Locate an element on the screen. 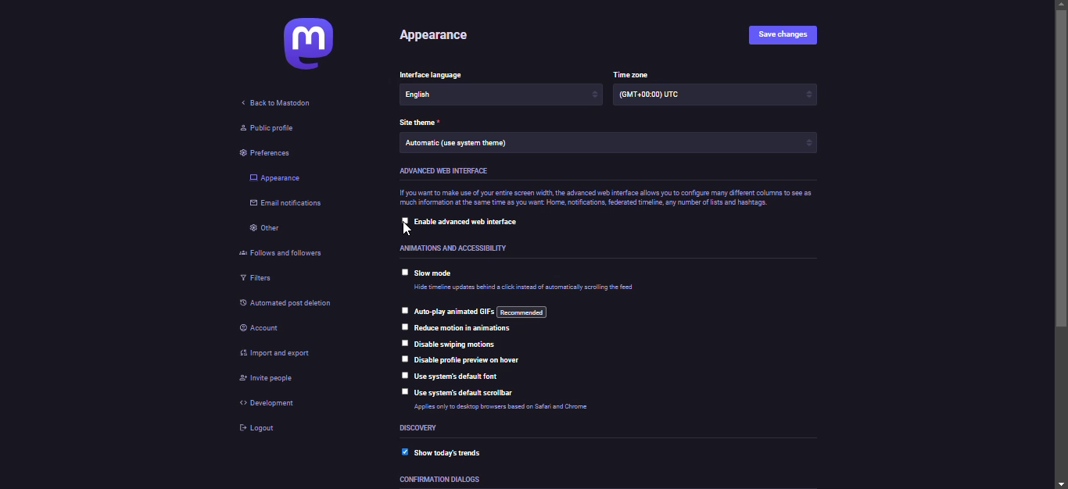 The image size is (1068, 489). other is located at coordinates (267, 229).